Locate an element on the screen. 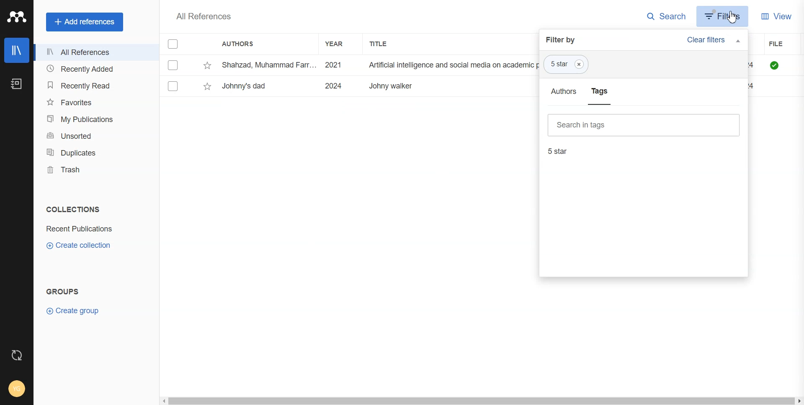 This screenshot has height=405, width=804. Cursor is located at coordinates (734, 17).